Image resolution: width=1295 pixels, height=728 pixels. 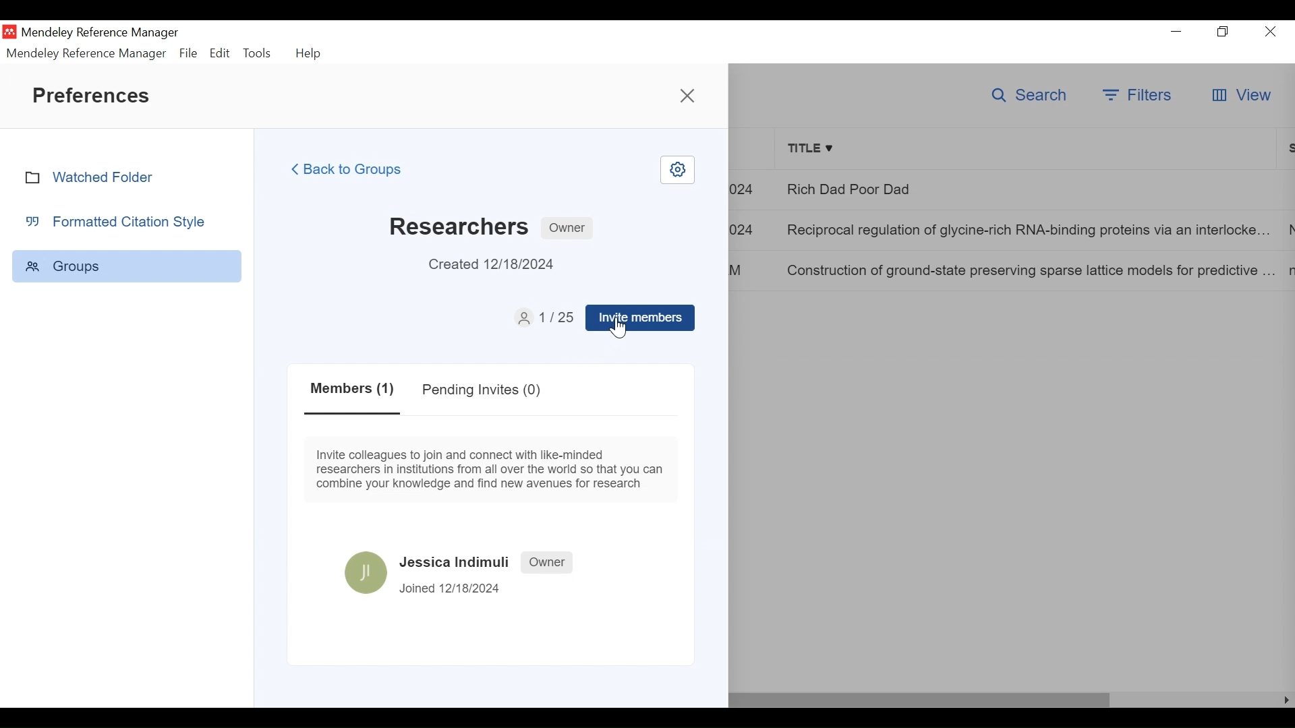 What do you see at coordinates (567, 229) in the screenshot?
I see `Owner` at bounding box center [567, 229].